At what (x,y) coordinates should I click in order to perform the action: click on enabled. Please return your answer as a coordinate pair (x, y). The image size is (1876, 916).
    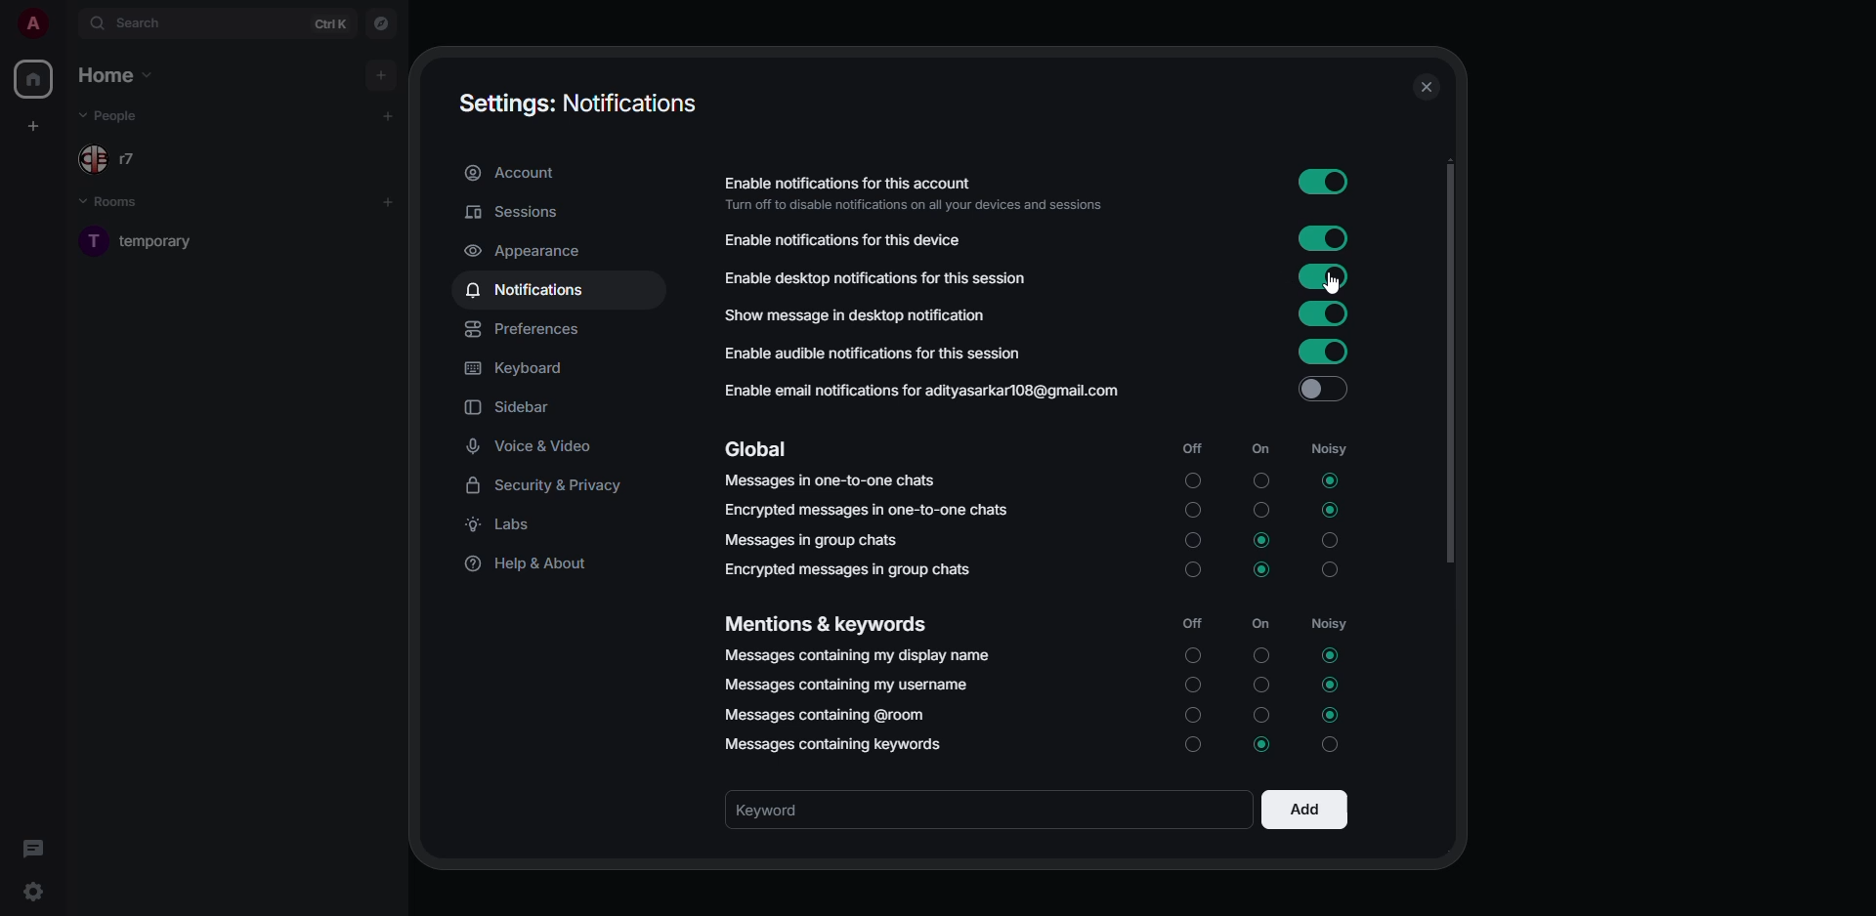
    Looking at the image, I should click on (1325, 276).